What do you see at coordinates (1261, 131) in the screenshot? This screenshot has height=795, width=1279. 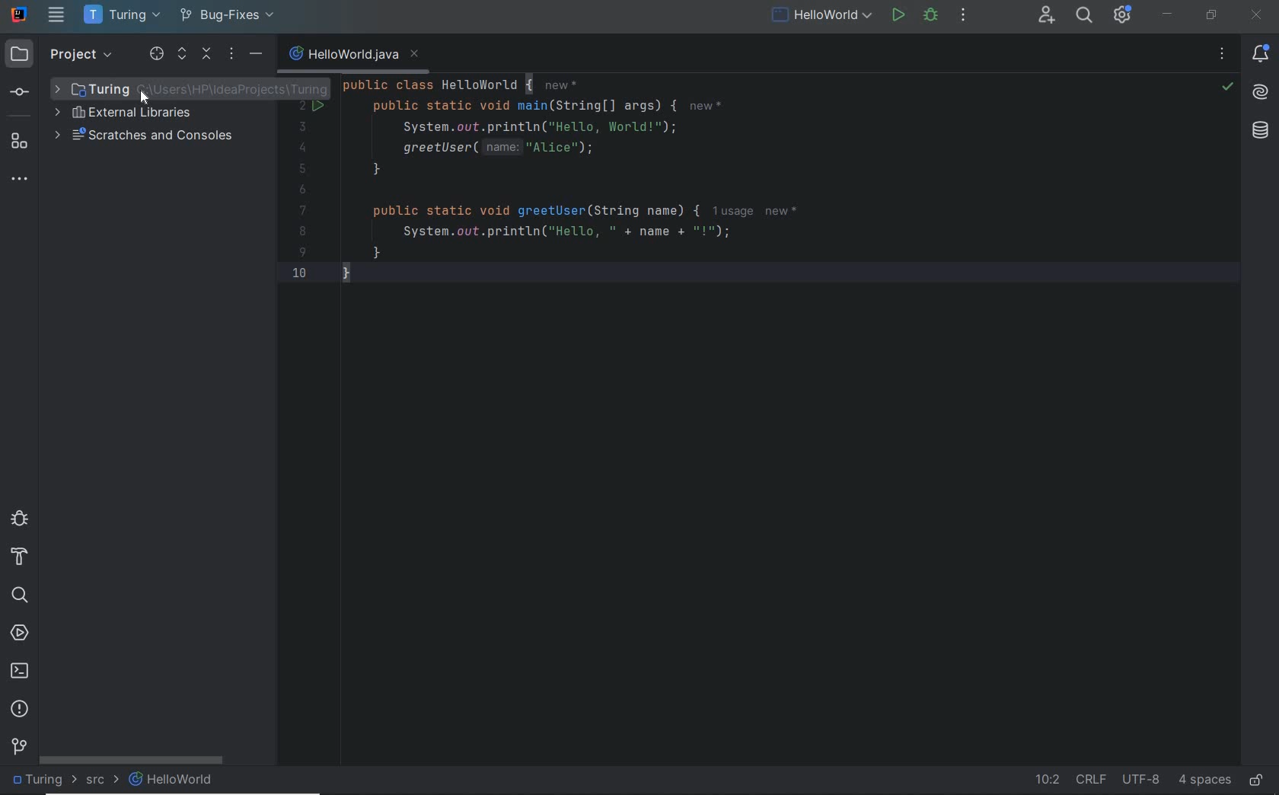 I see `database` at bounding box center [1261, 131].